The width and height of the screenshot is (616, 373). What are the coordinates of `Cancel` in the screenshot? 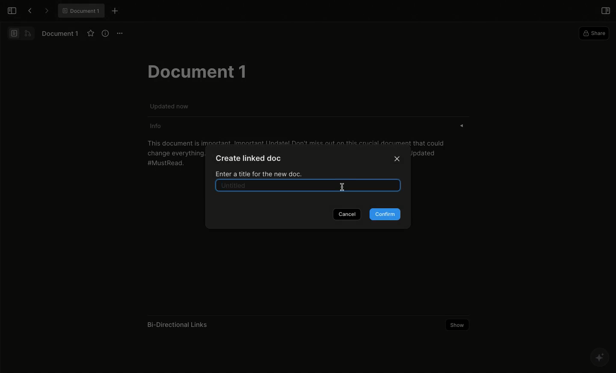 It's located at (346, 214).